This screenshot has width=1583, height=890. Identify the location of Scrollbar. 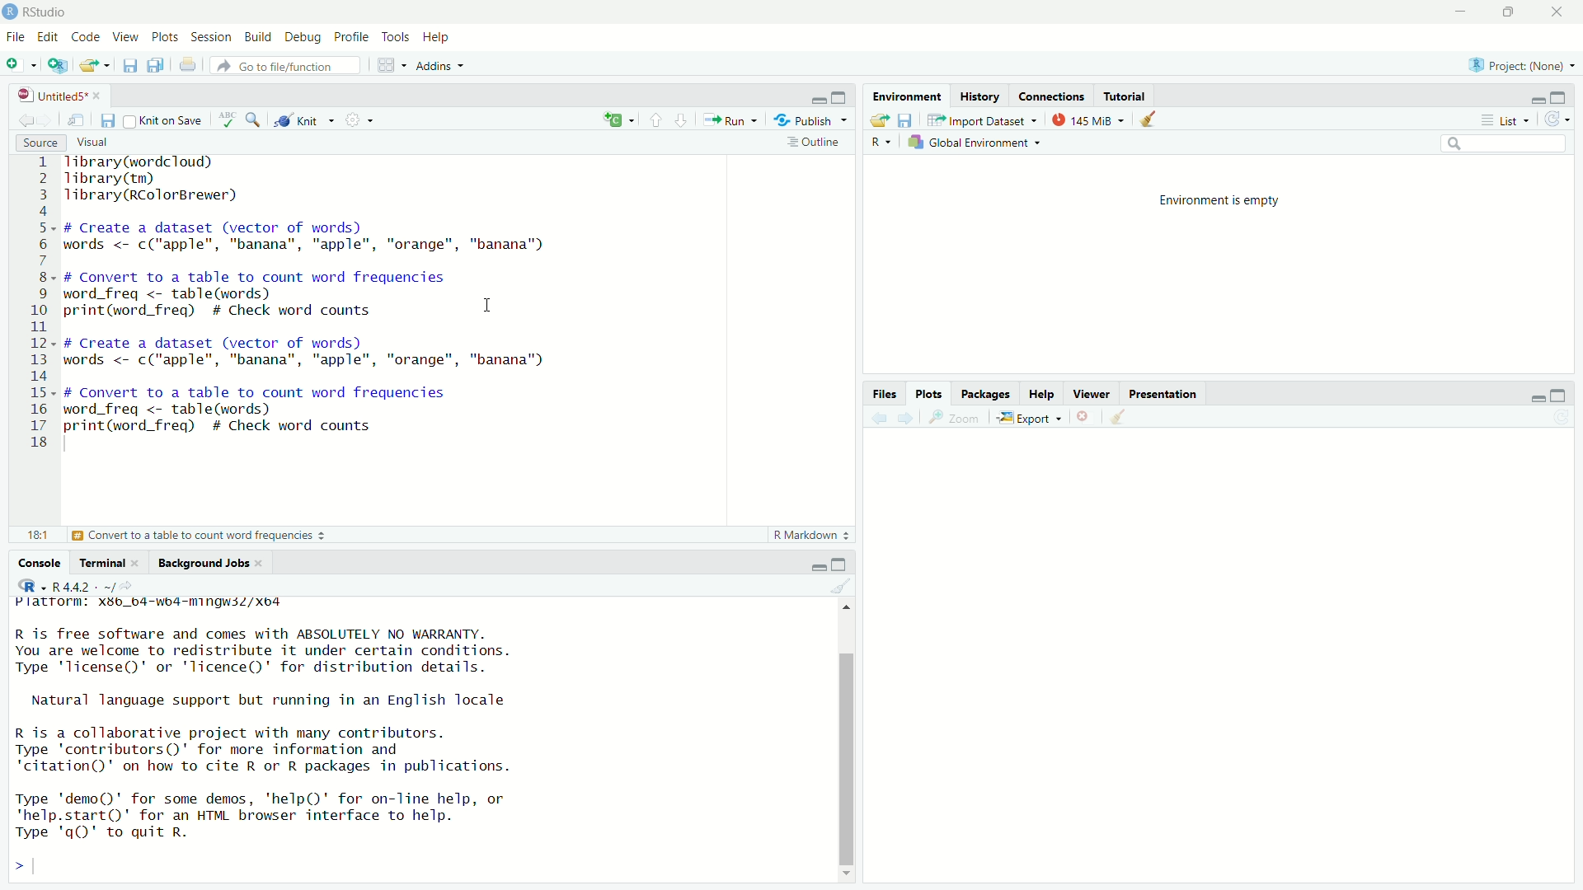
(848, 741).